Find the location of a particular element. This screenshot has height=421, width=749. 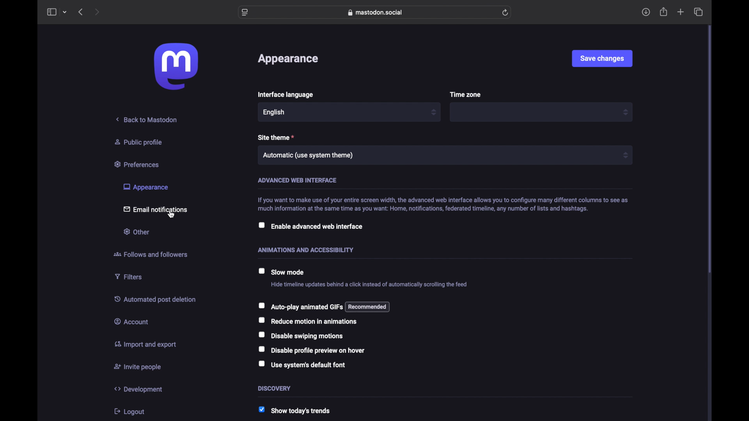

time zone is located at coordinates (466, 95).